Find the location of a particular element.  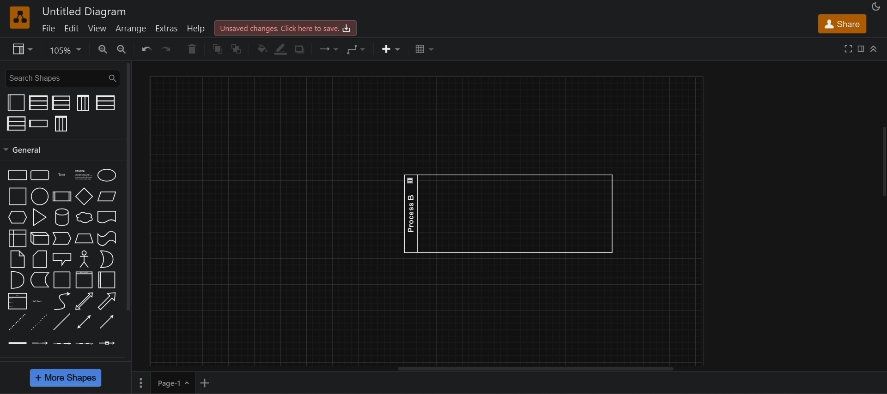

horizontal pool 2 is located at coordinates (62, 103).